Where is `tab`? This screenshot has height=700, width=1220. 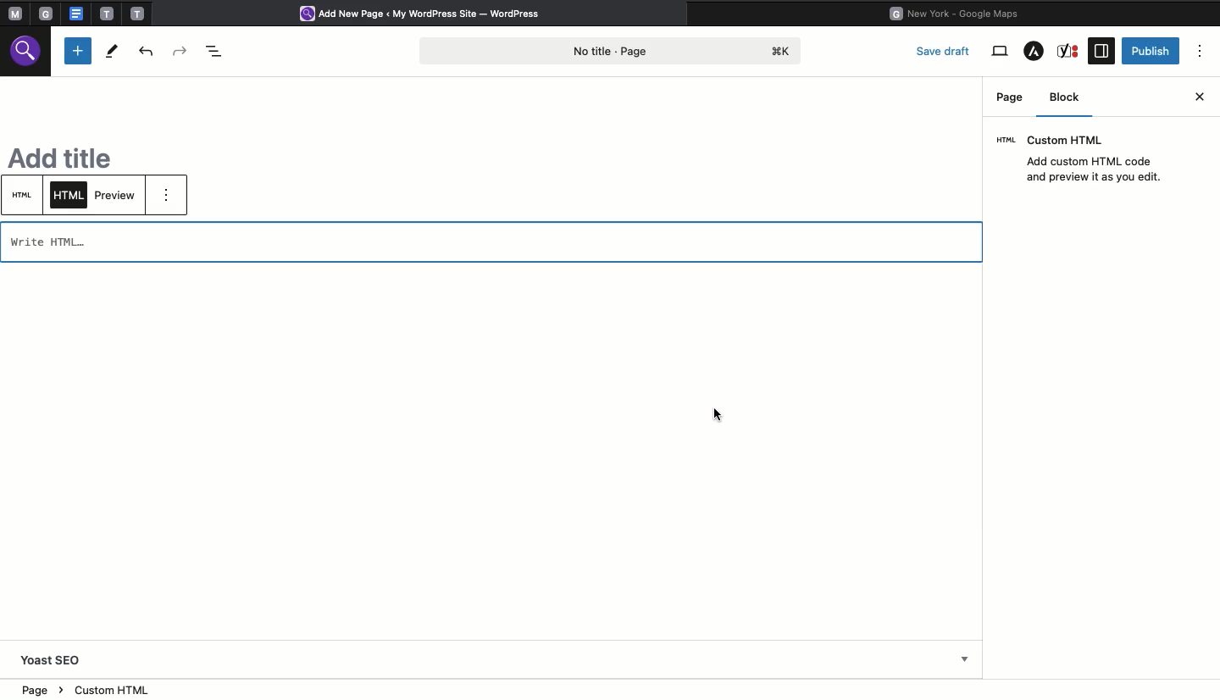 tab is located at coordinates (139, 13).